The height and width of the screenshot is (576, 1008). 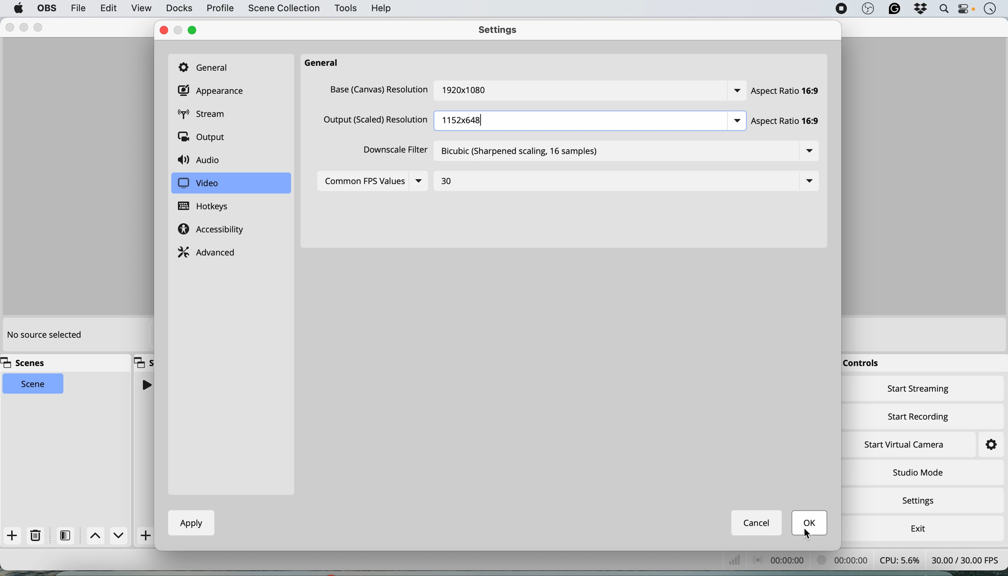 What do you see at coordinates (68, 535) in the screenshot?
I see `filters` at bounding box center [68, 535].